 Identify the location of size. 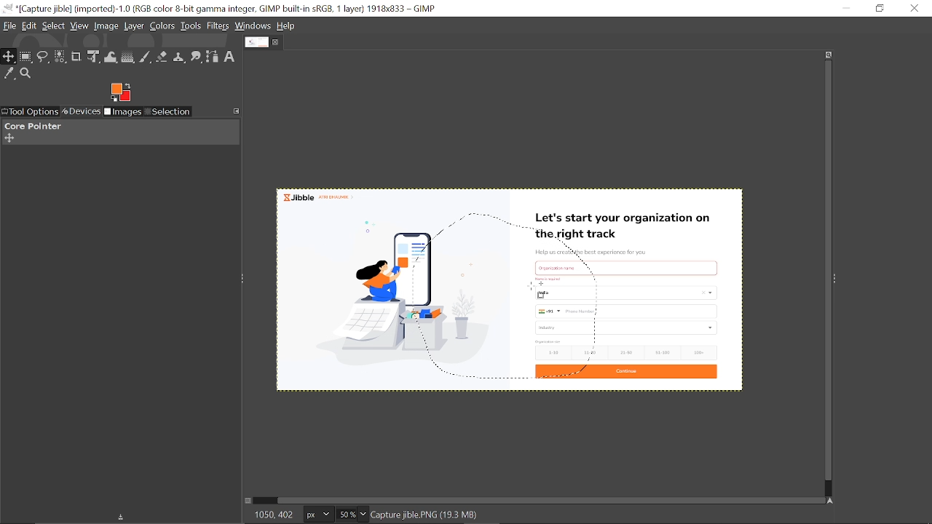
(549, 341).